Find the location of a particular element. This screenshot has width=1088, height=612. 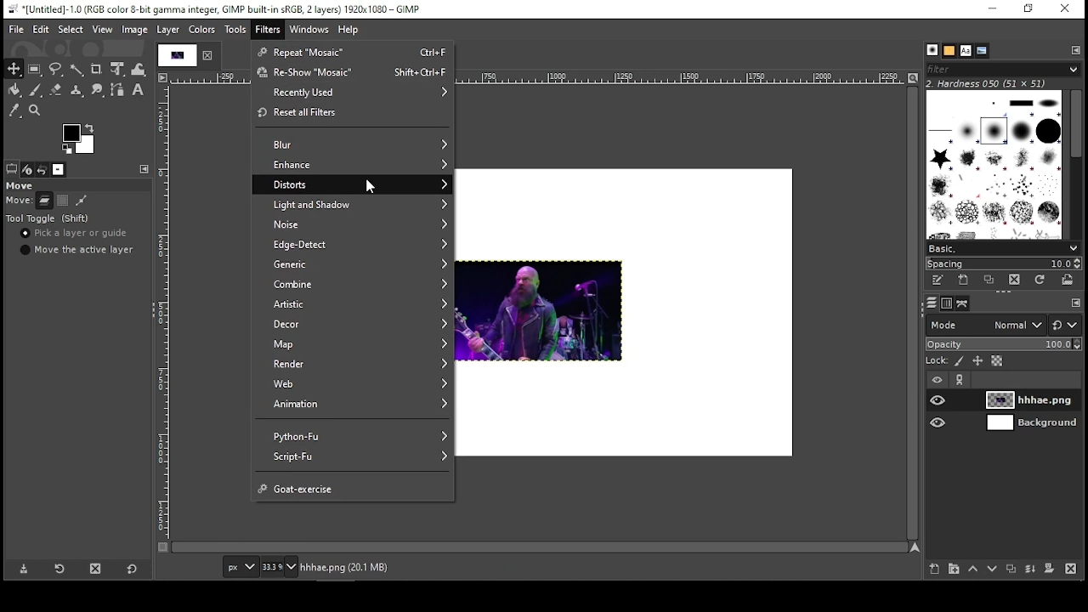

colors is located at coordinates (201, 30).